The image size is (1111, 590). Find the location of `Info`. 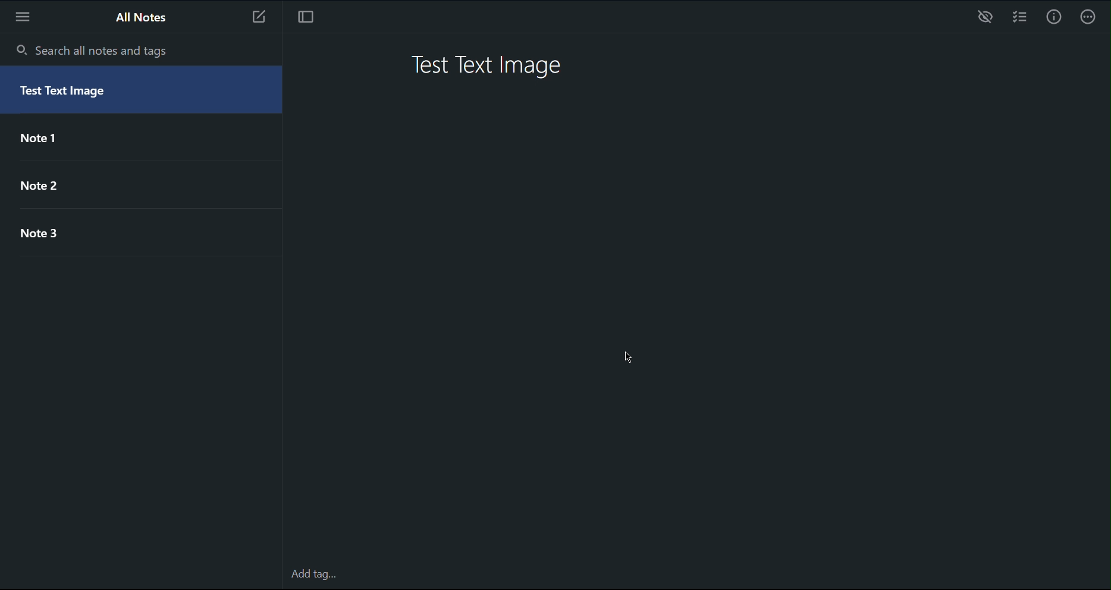

Info is located at coordinates (1054, 17).